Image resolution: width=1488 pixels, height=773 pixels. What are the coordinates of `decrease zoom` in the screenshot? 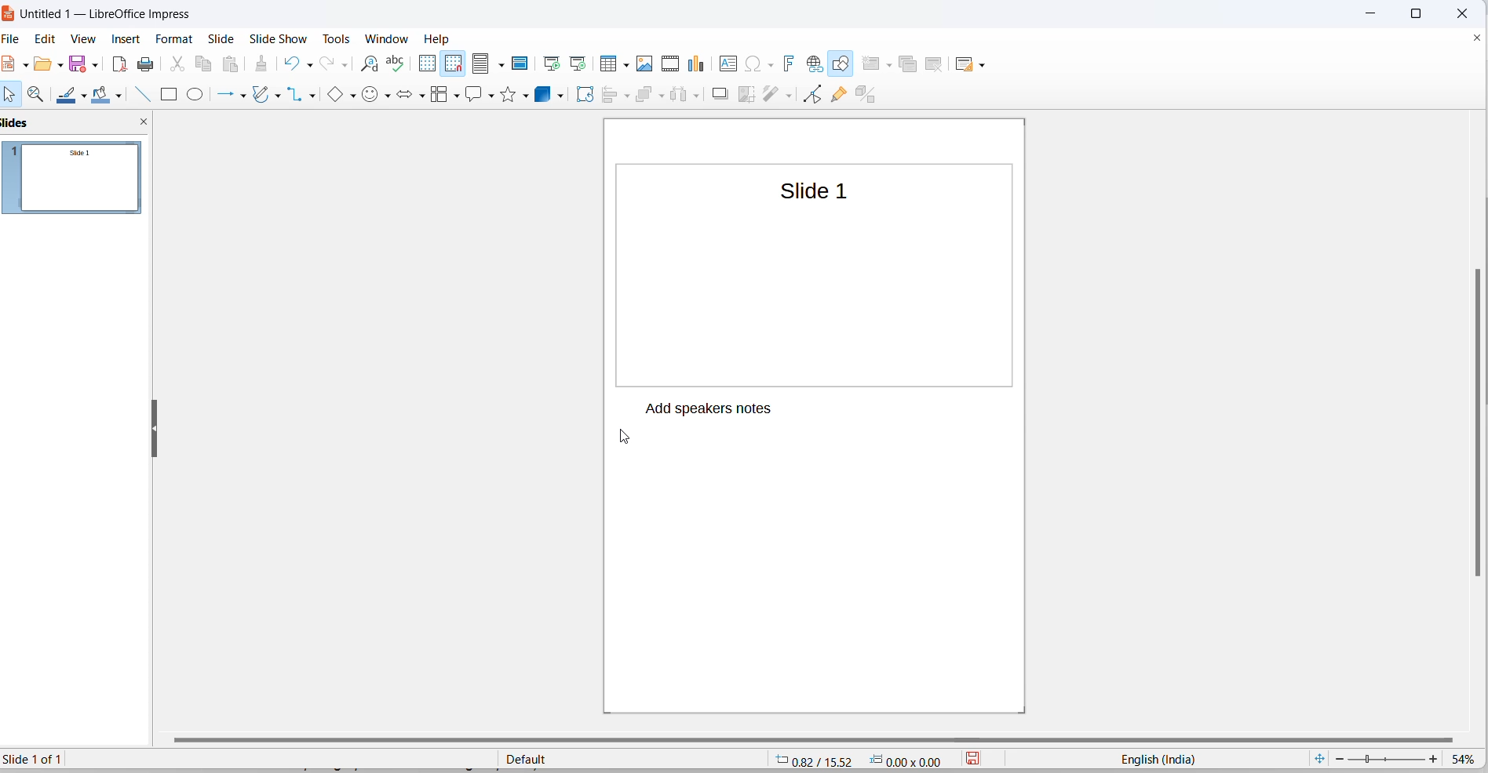 It's located at (1338, 758).